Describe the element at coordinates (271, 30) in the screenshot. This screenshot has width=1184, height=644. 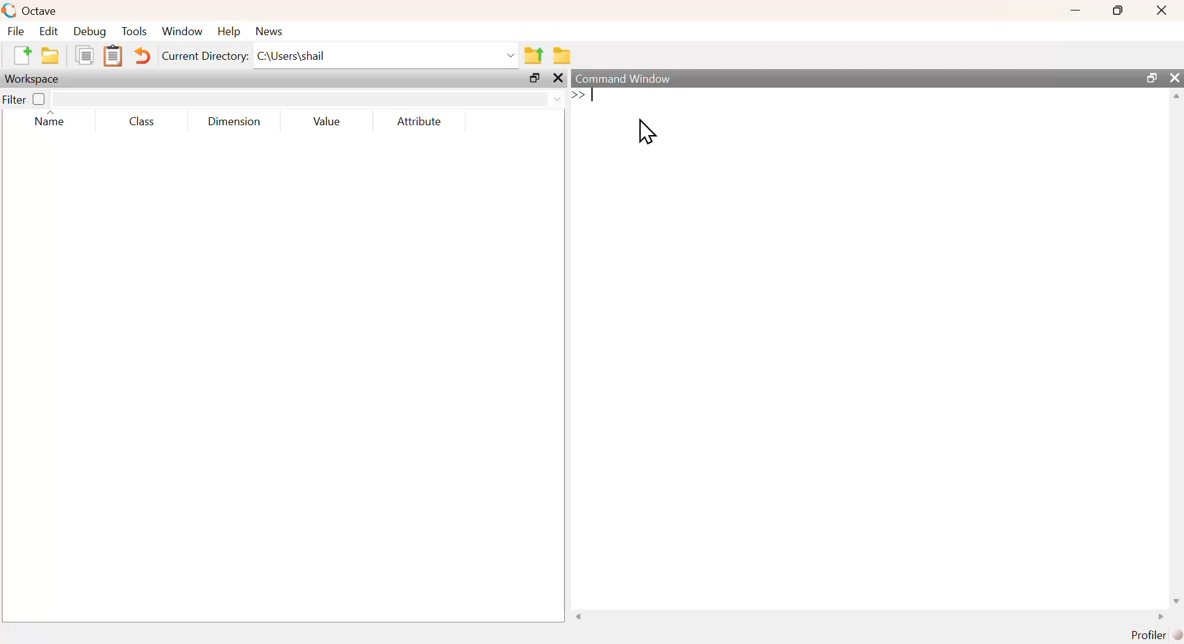
I see `news` at that location.